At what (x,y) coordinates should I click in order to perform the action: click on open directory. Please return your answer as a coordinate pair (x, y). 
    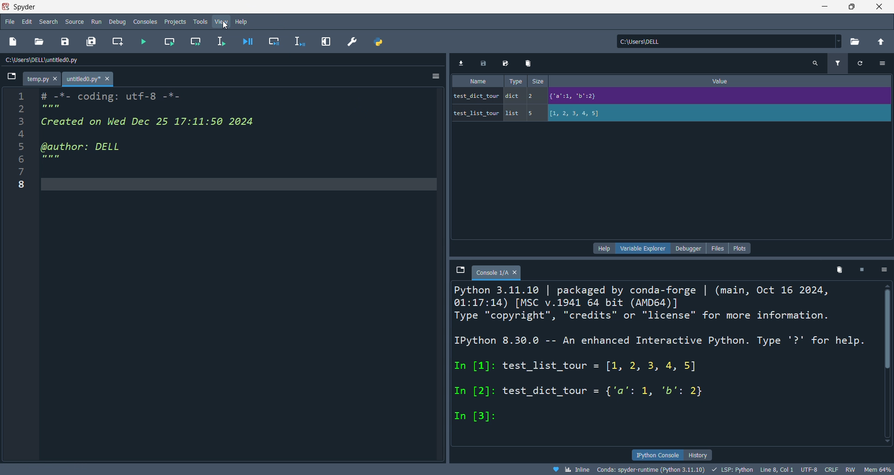
    Looking at the image, I should click on (854, 42).